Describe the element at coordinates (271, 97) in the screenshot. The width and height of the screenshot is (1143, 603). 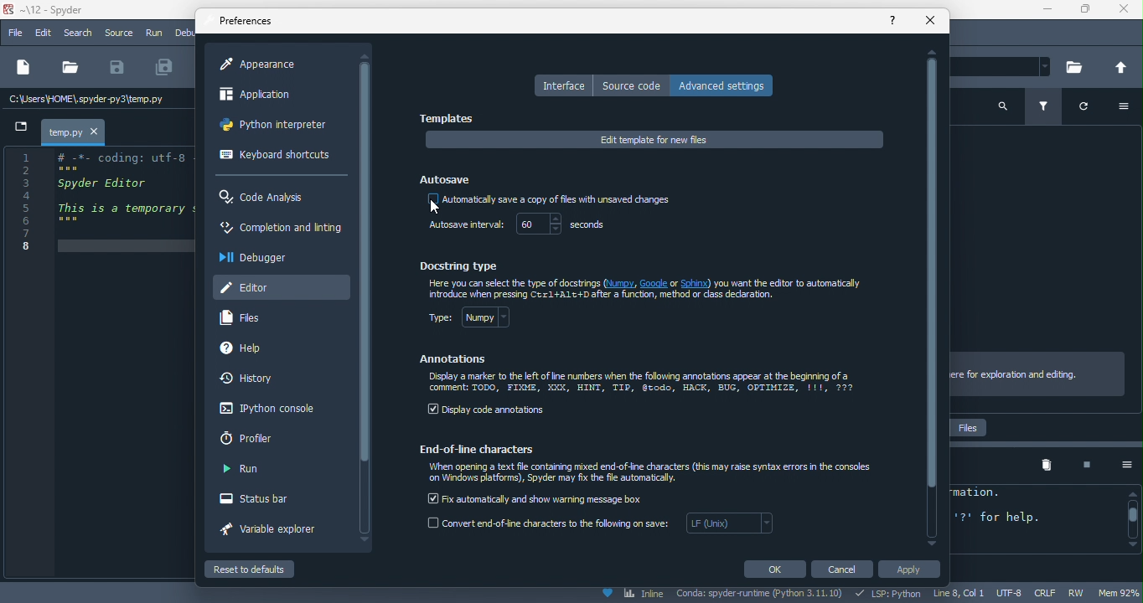
I see `application` at that location.